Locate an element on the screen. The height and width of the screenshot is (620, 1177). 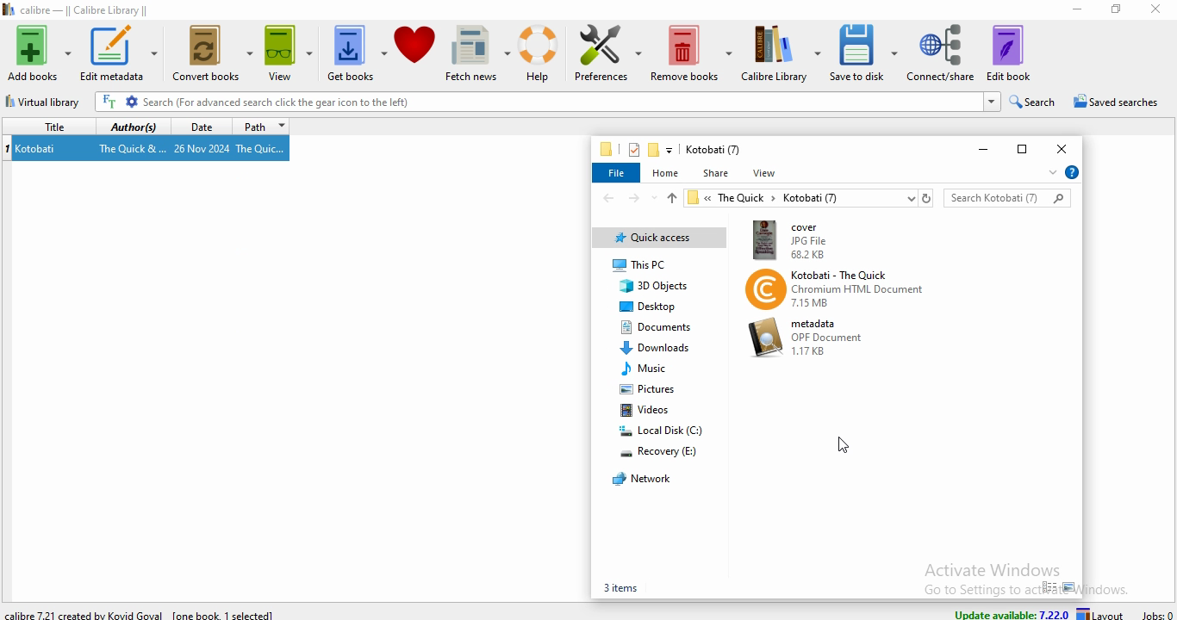
jobs: 0 is located at coordinates (1157, 612).